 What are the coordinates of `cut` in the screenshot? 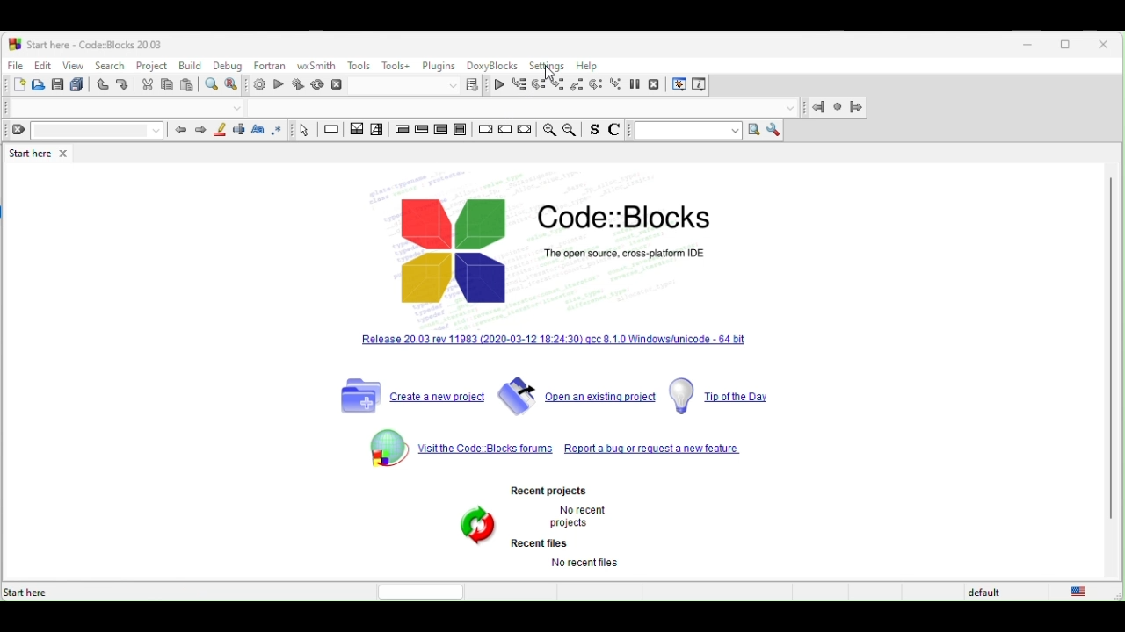 It's located at (148, 85).